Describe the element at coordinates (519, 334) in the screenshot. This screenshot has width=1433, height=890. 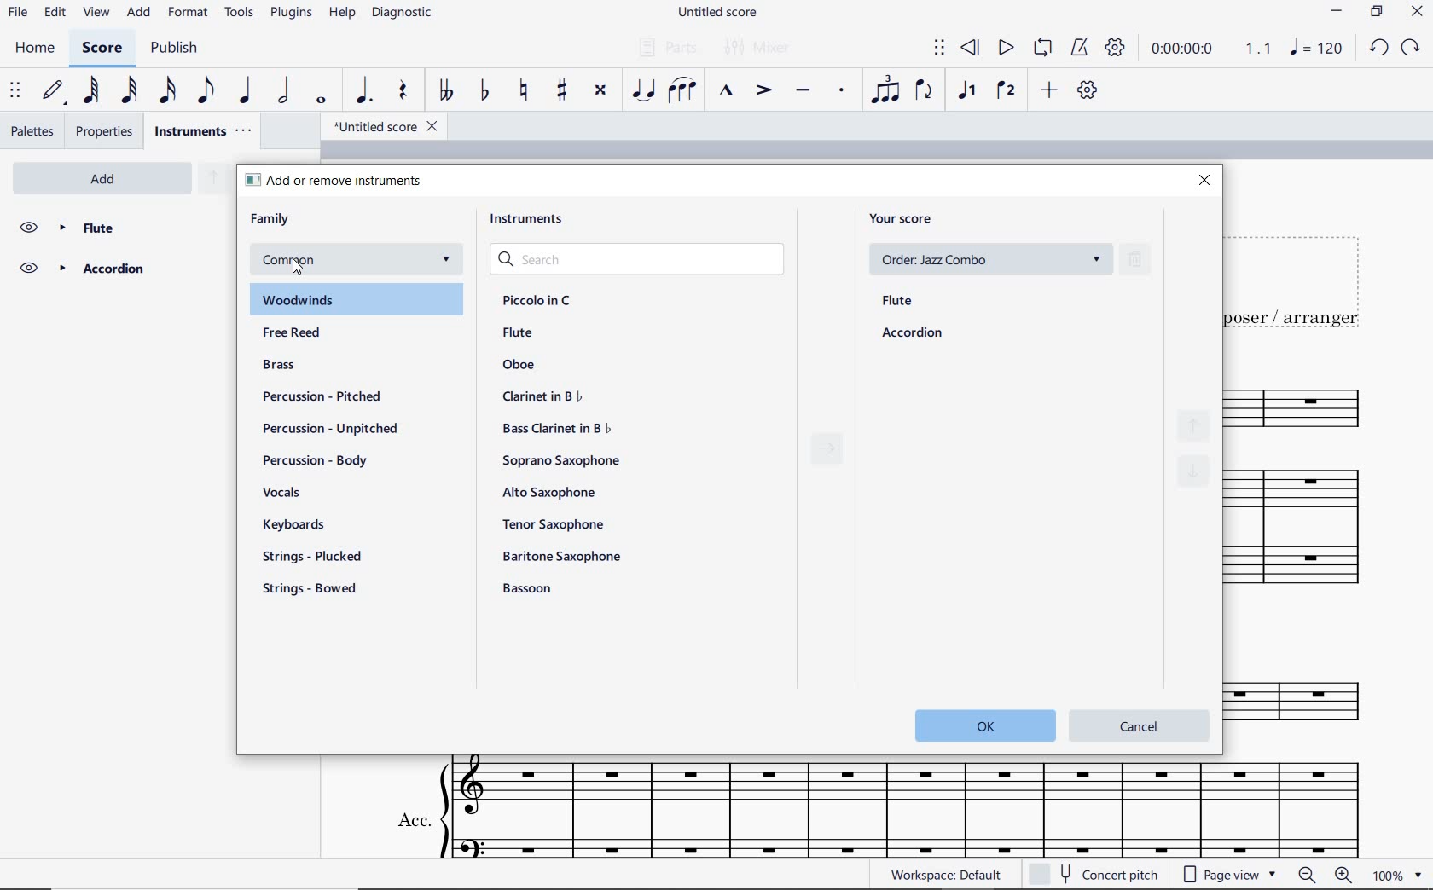
I see `flute` at that location.